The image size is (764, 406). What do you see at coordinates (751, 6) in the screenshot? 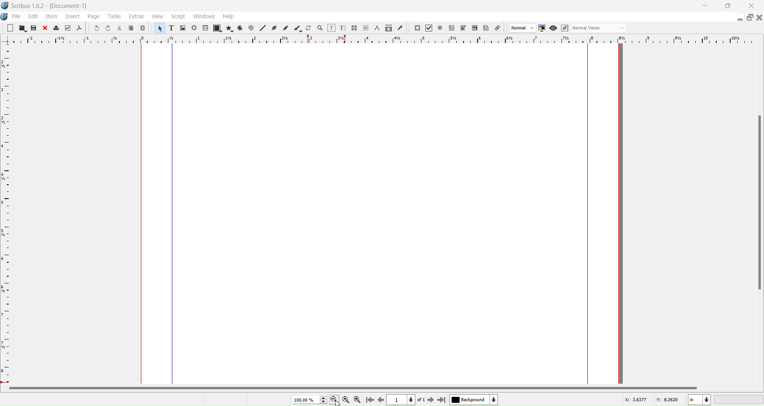
I see `Close` at bounding box center [751, 6].